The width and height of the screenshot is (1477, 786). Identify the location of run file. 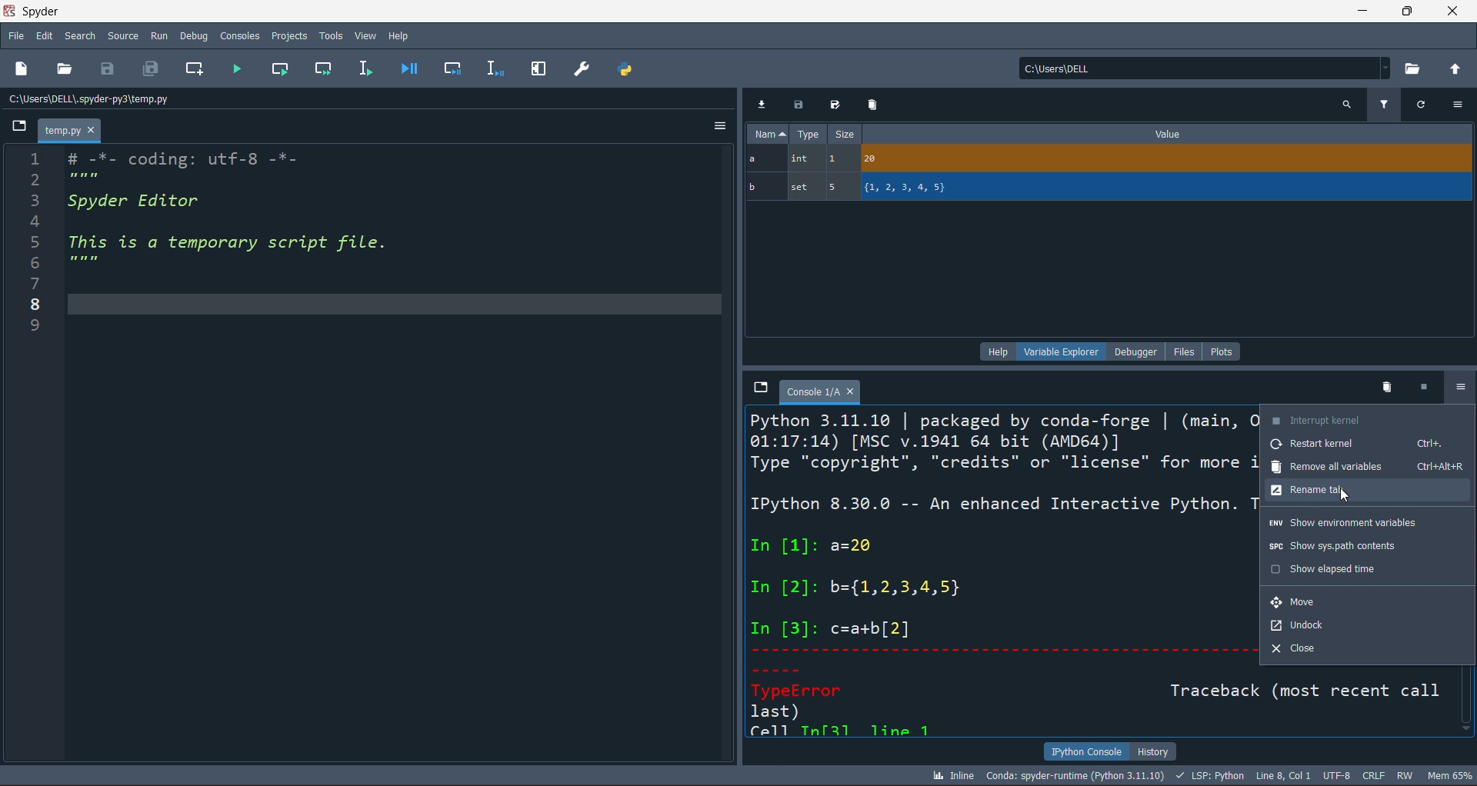
(237, 72).